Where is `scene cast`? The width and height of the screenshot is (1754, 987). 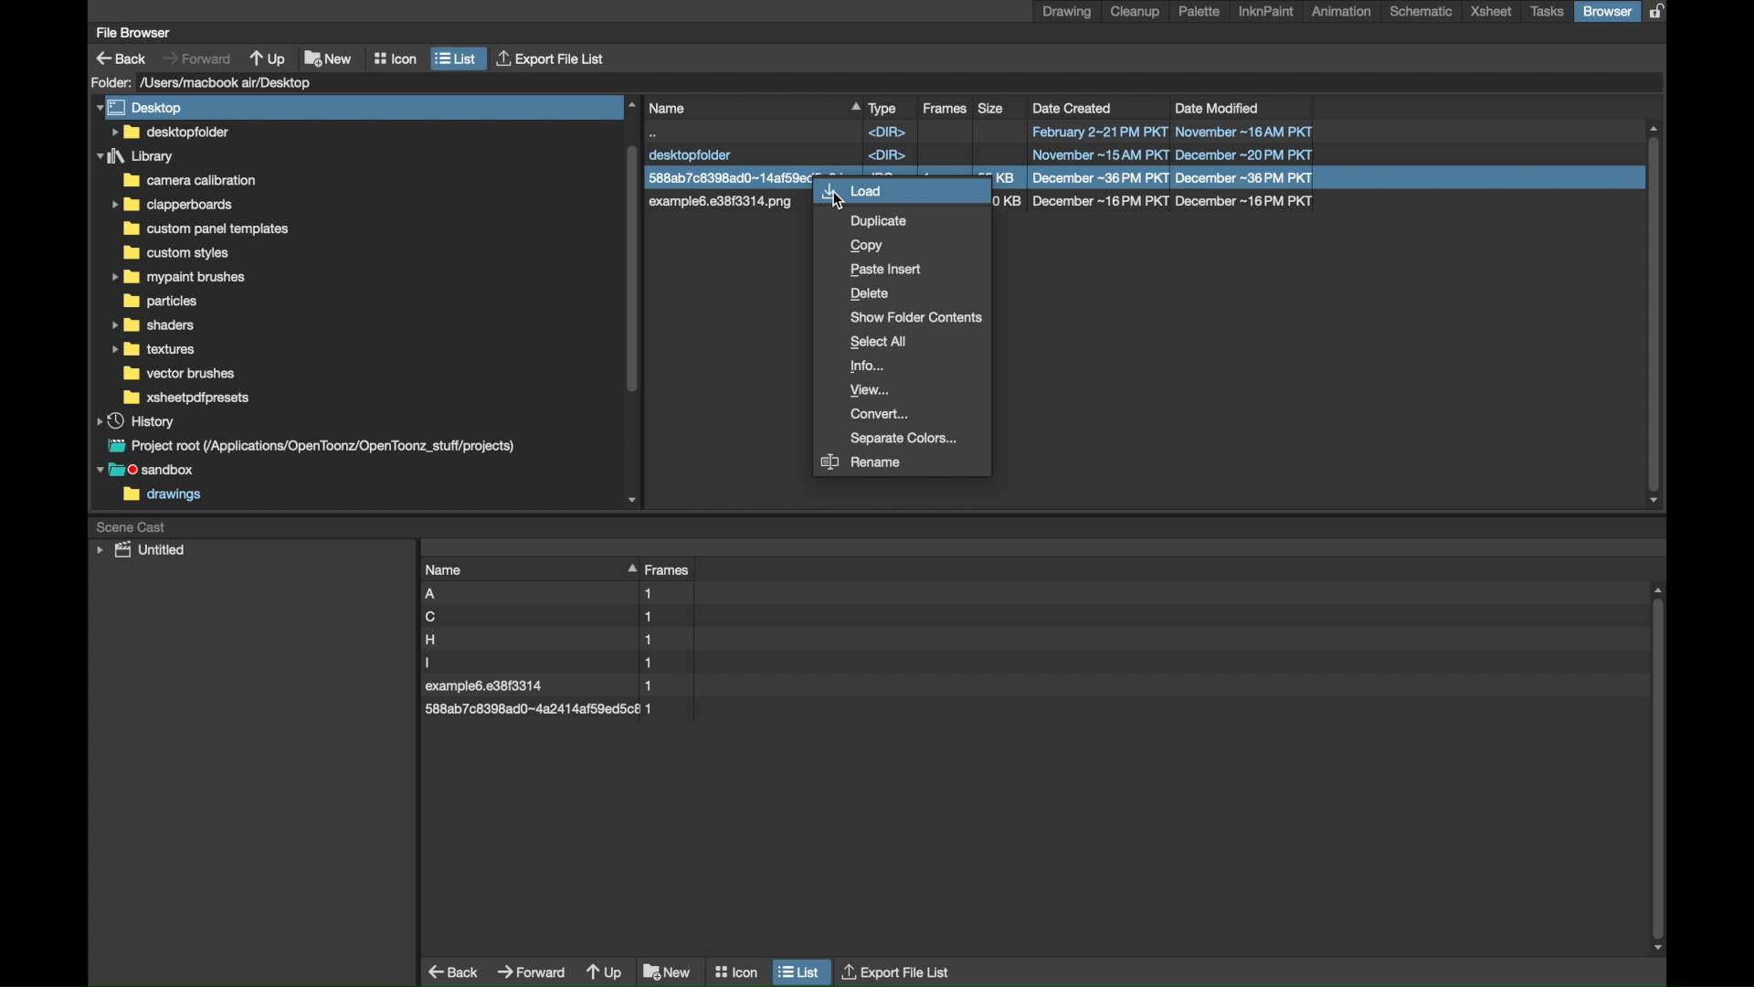
scene cast is located at coordinates (132, 525).